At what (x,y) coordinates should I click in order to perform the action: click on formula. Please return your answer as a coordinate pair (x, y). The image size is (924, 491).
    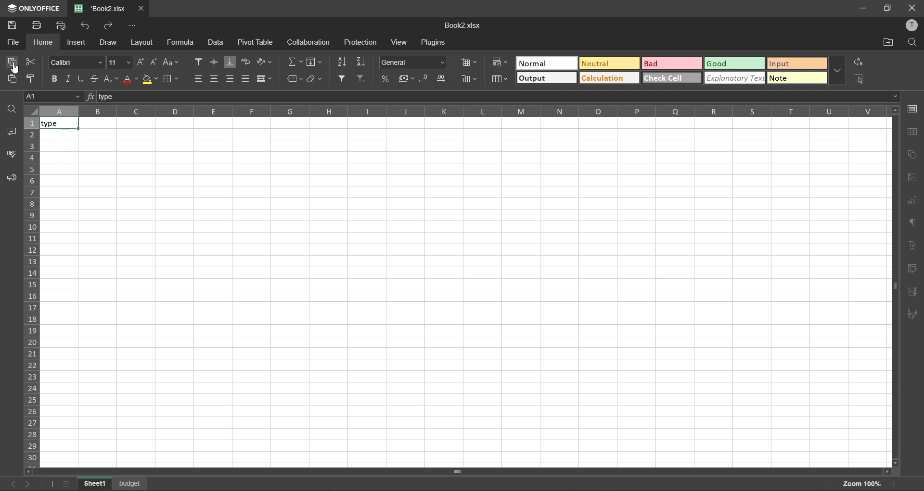
    Looking at the image, I should click on (180, 42).